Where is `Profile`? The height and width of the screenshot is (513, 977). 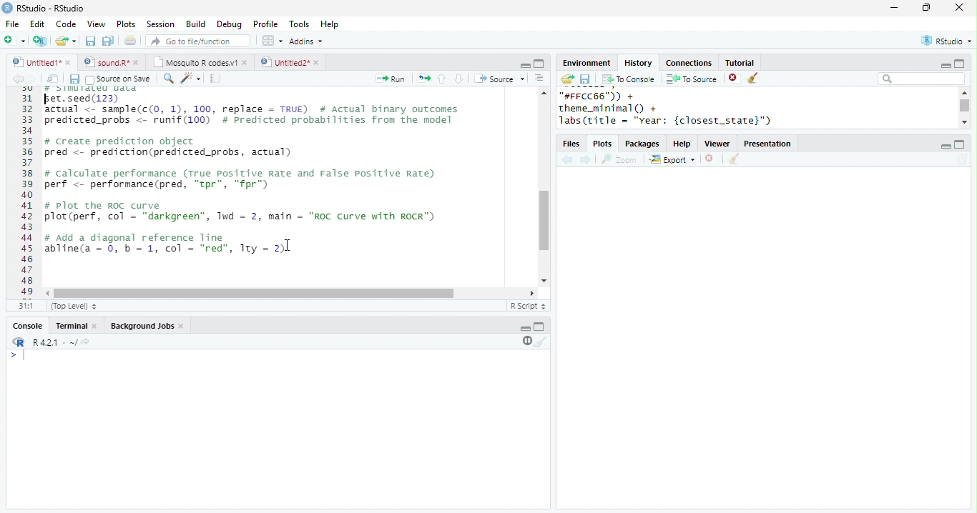
Profile is located at coordinates (265, 24).